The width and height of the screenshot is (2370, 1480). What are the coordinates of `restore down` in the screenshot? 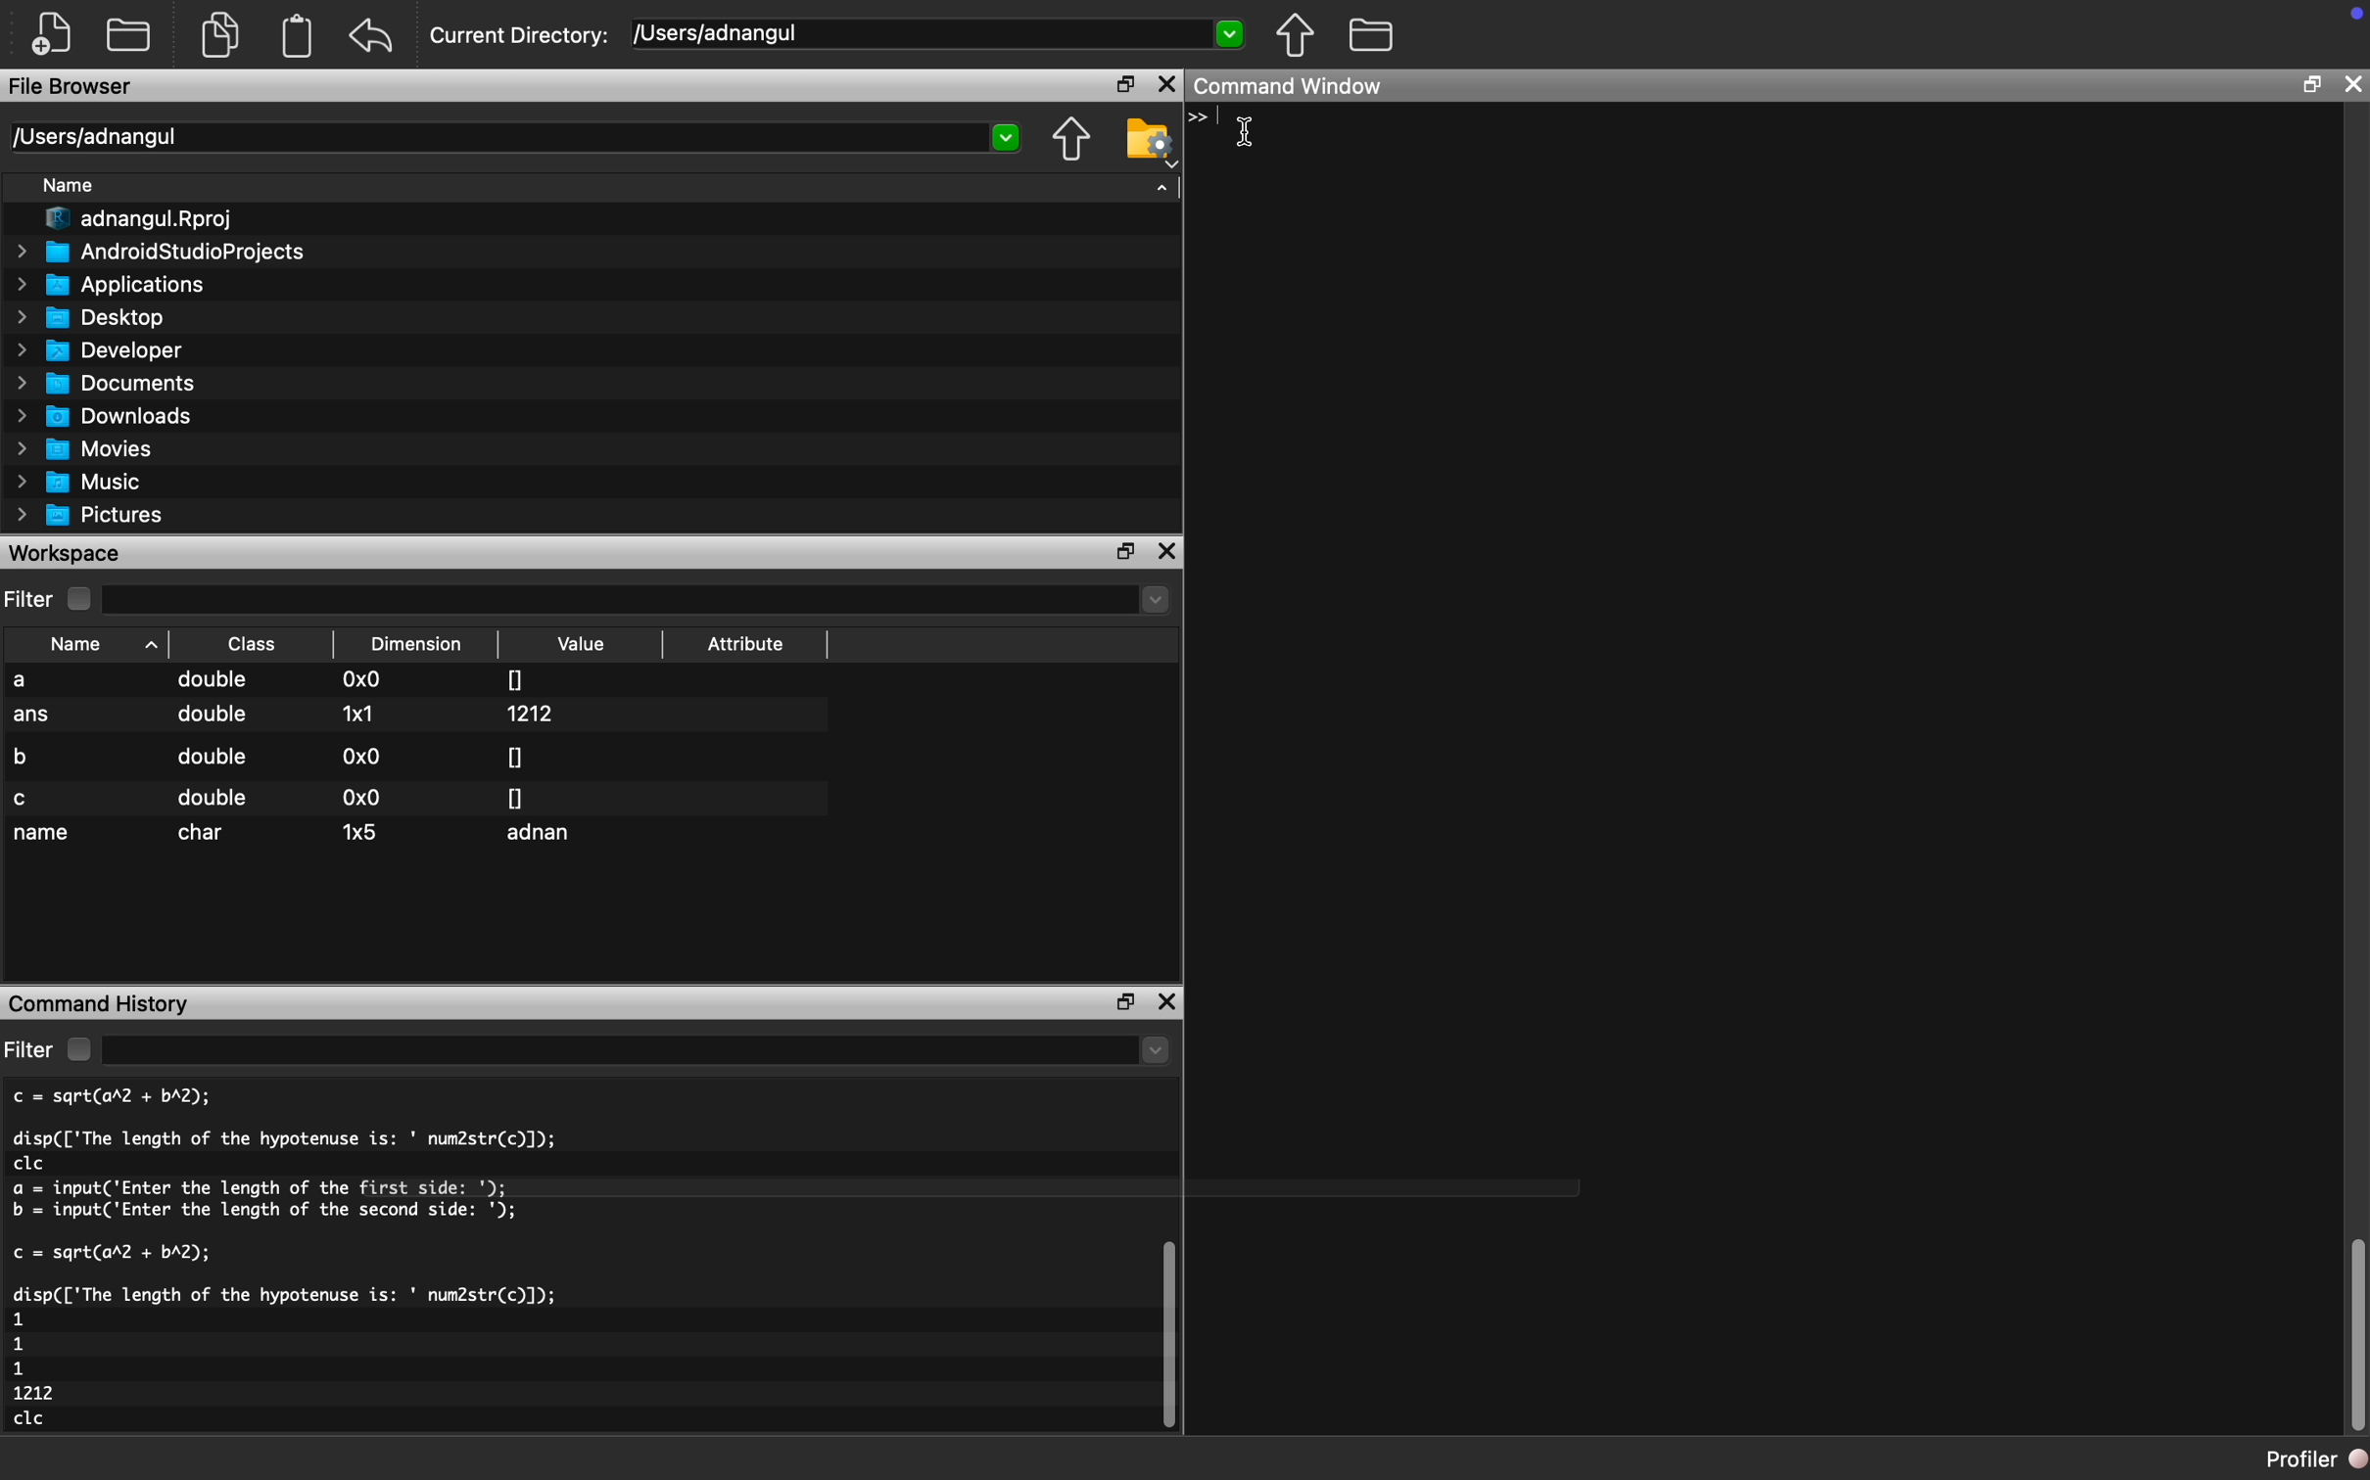 It's located at (2310, 88).